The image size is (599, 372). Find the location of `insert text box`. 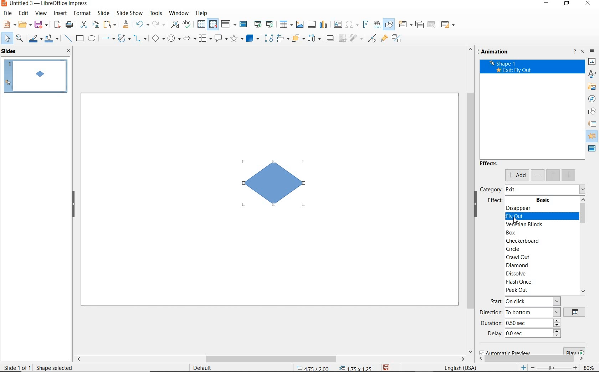

insert text box is located at coordinates (338, 24).